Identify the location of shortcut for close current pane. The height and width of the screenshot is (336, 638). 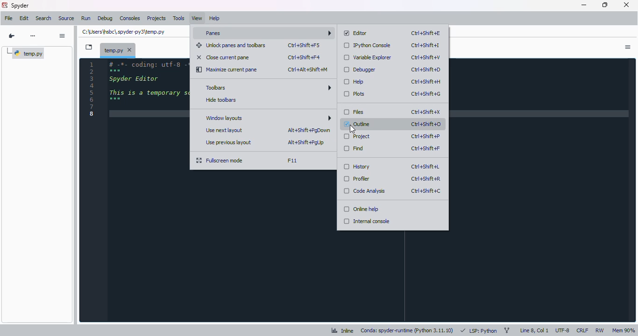
(304, 57).